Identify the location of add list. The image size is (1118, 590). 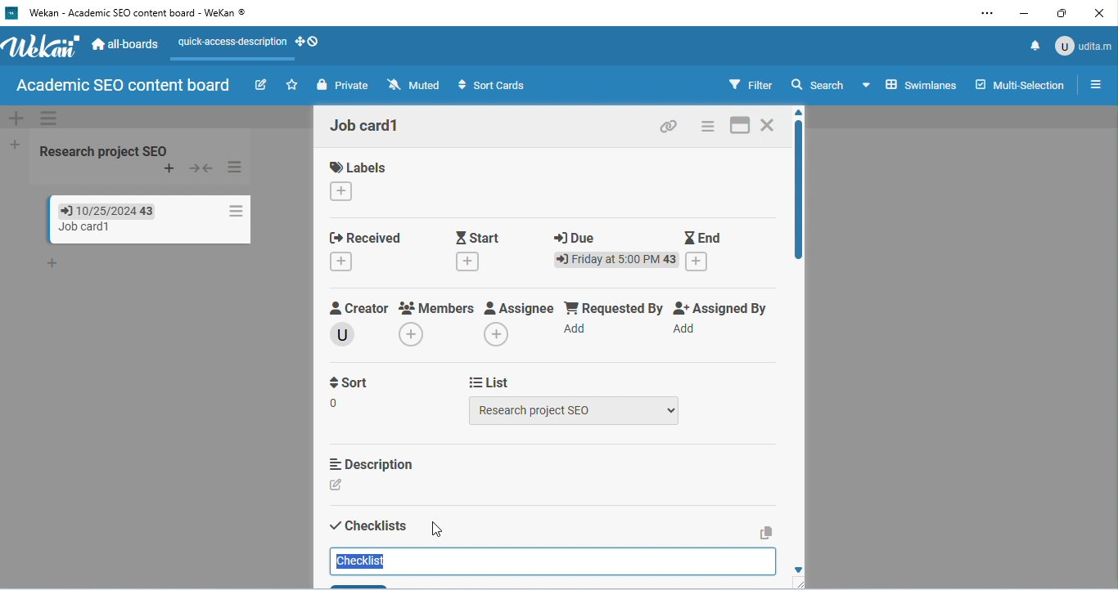
(12, 143).